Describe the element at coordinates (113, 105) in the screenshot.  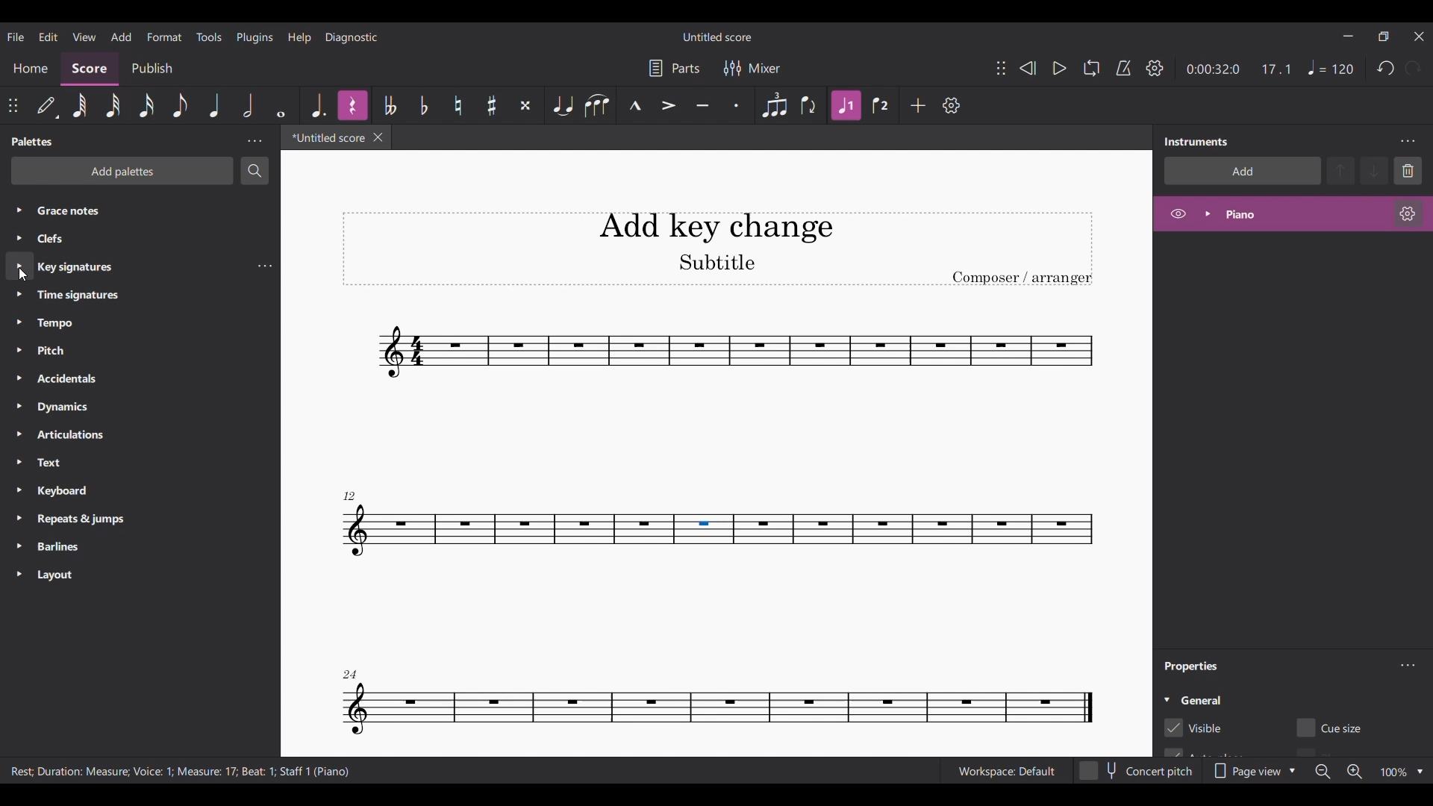
I see `32nd note` at that location.